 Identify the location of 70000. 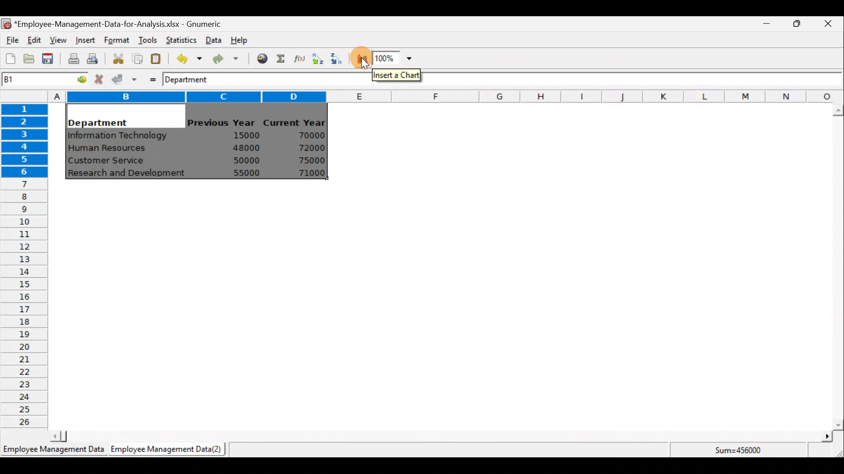
(309, 136).